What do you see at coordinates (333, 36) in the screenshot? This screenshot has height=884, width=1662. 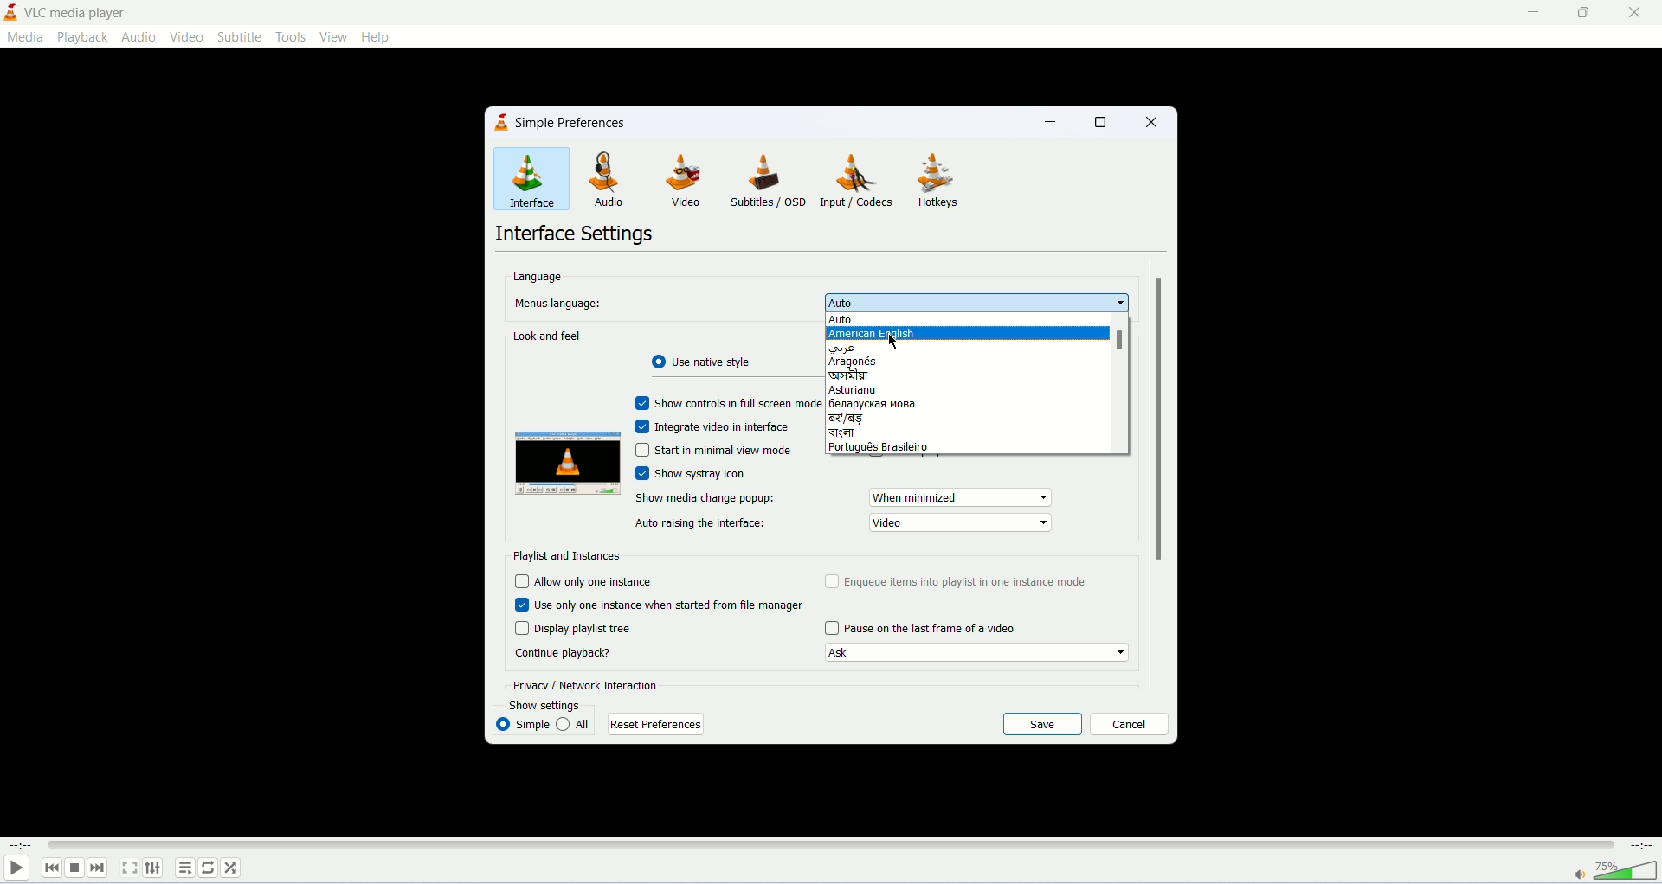 I see `view` at bounding box center [333, 36].